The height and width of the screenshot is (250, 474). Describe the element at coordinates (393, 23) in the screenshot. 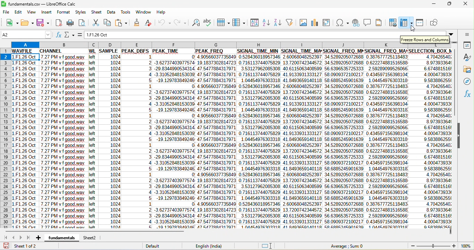

I see `print area` at that location.